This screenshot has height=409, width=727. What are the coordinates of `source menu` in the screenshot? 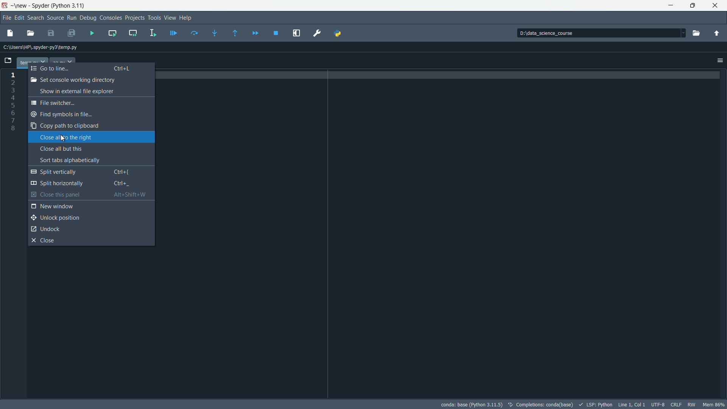 It's located at (56, 18).